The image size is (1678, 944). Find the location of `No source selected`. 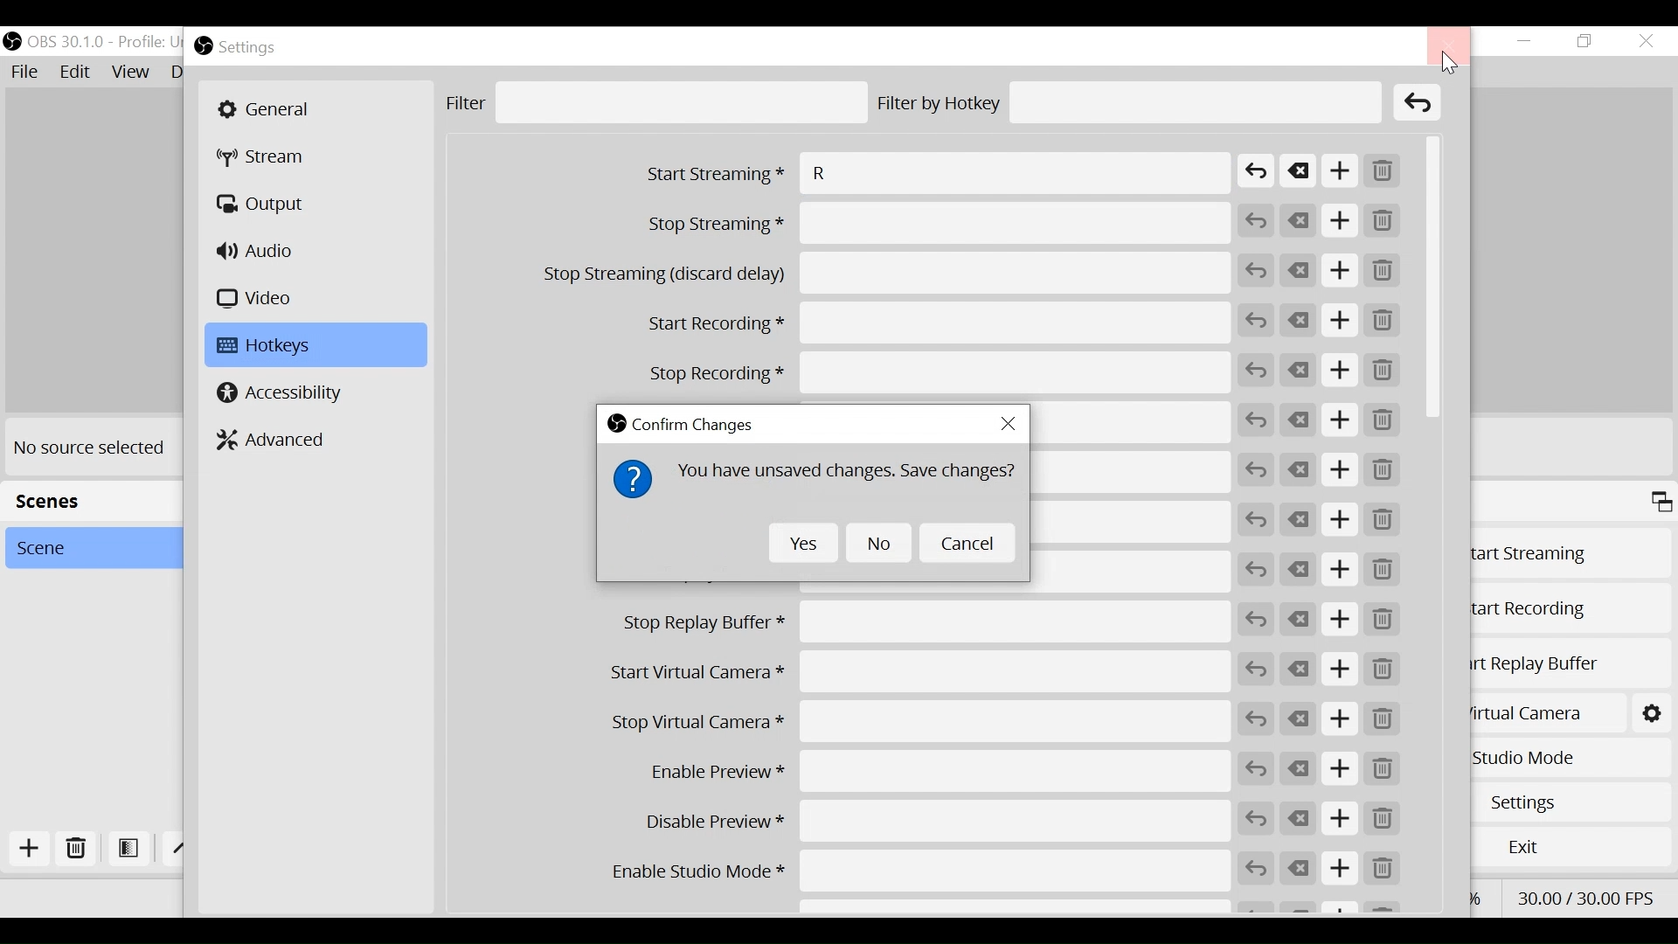

No source selected is located at coordinates (90, 446).